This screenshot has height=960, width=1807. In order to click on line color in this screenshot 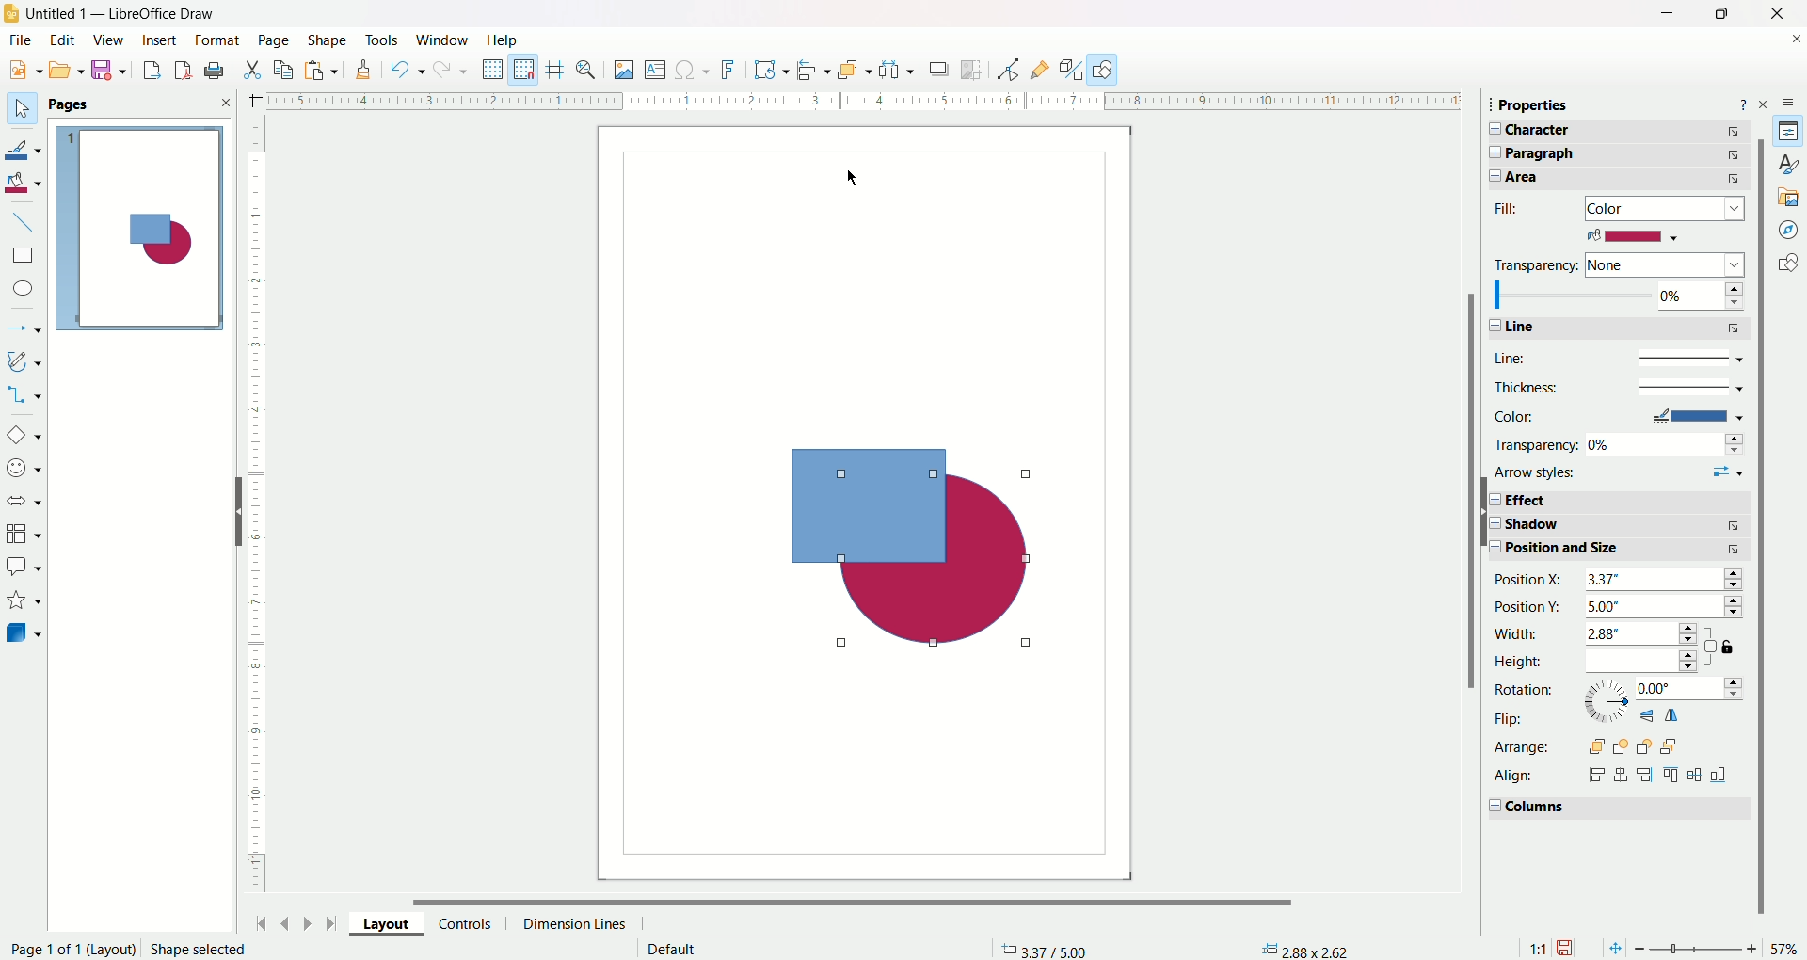, I will do `click(28, 145)`.